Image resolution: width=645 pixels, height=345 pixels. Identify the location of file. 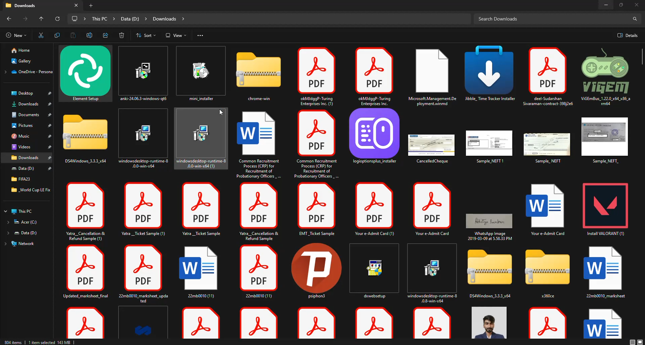
(375, 270).